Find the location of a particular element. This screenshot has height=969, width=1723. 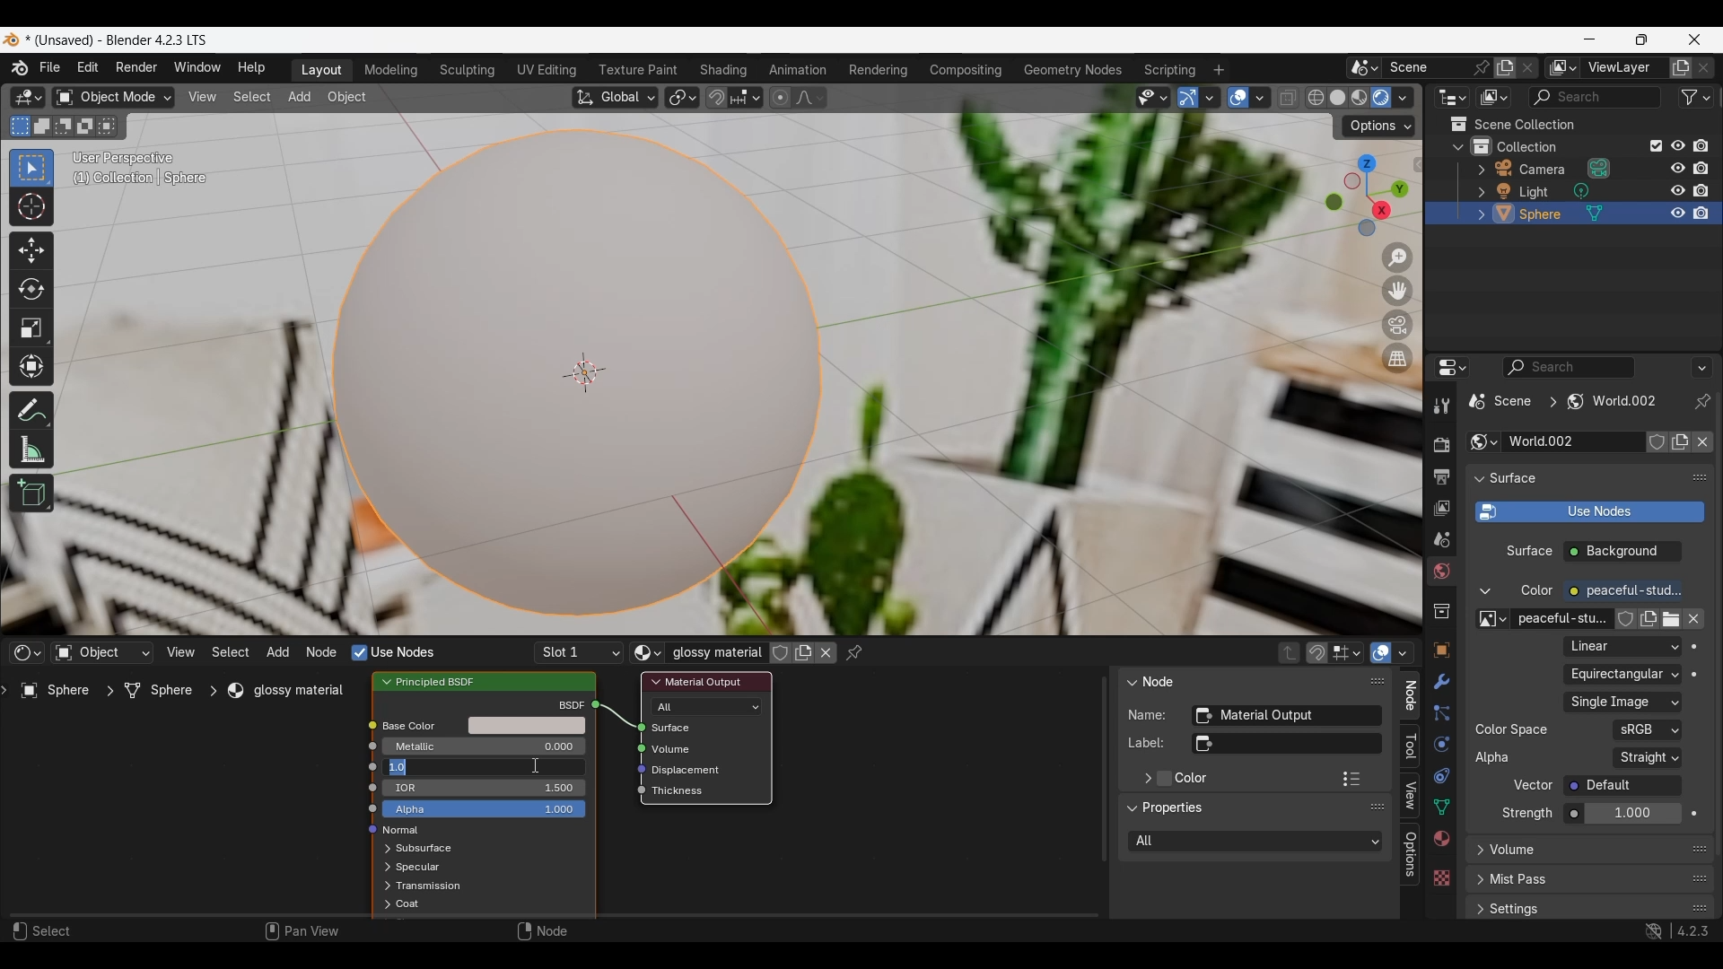

Strength  is located at coordinates (1527, 813).